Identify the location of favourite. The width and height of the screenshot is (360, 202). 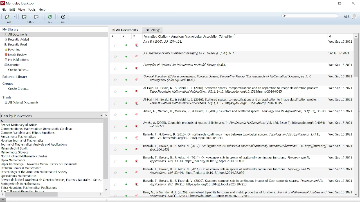
(115, 184).